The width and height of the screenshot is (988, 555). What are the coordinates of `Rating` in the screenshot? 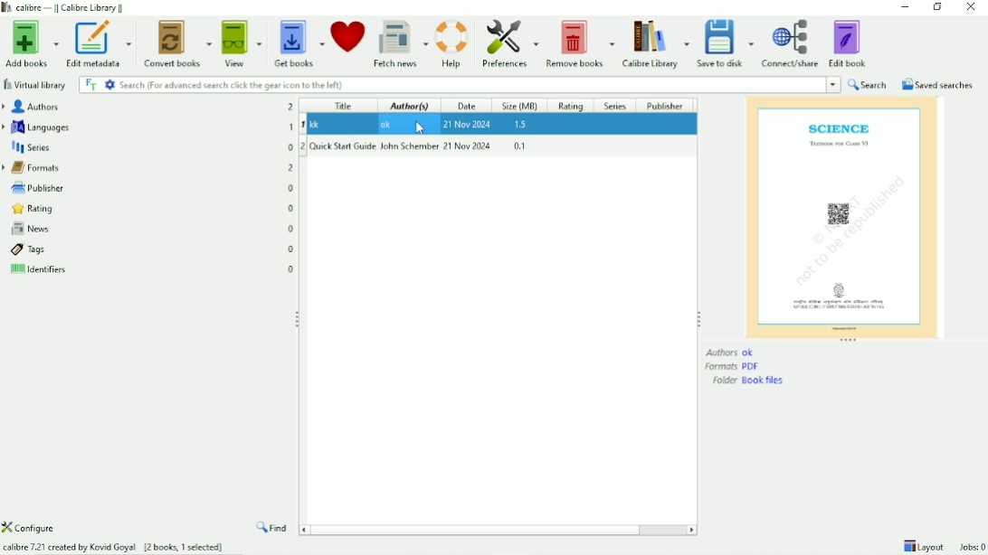 It's located at (149, 210).